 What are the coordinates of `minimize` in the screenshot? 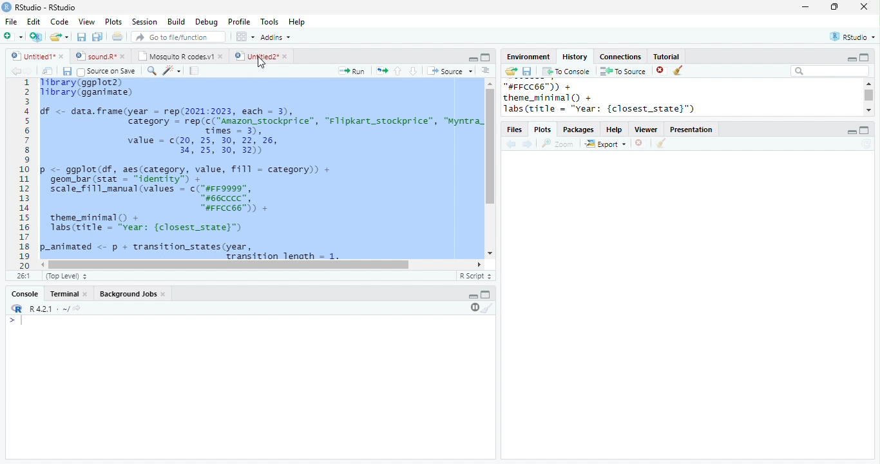 It's located at (851, 59).